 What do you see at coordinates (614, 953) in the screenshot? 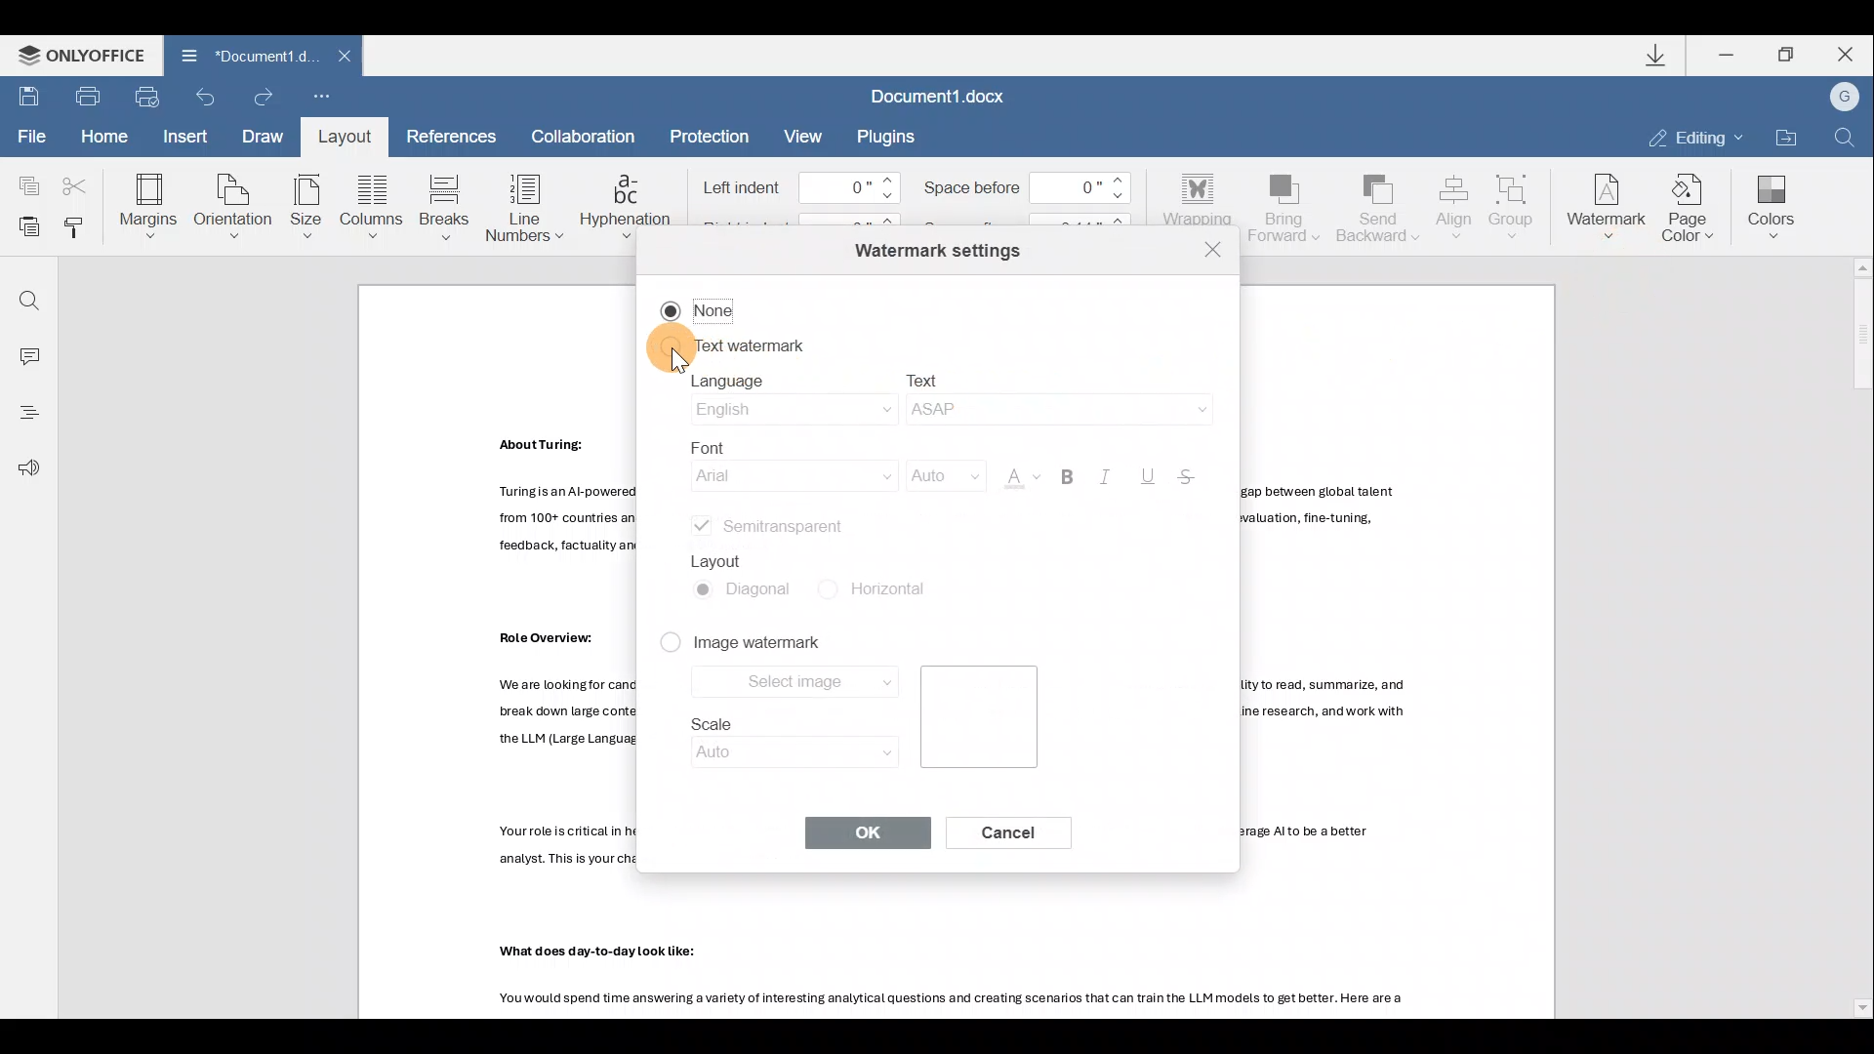
I see `` at bounding box center [614, 953].